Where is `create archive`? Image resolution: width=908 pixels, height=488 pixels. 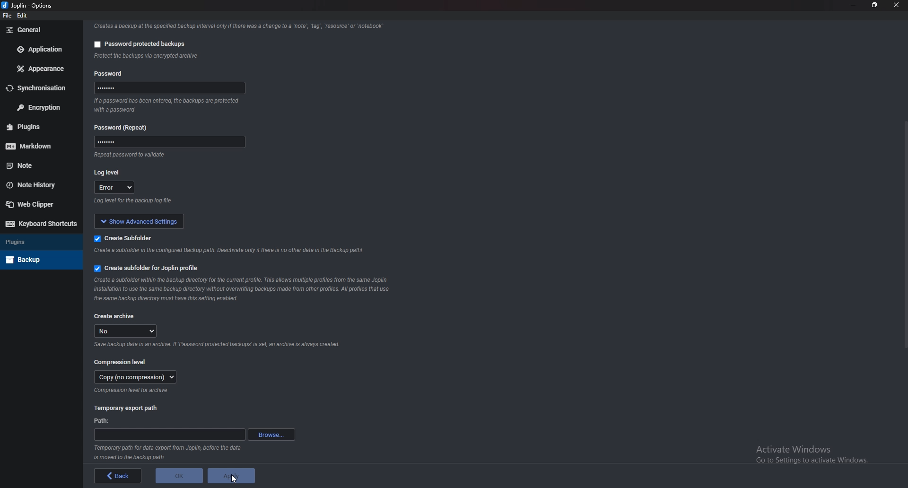
create archive is located at coordinates (115, 315).